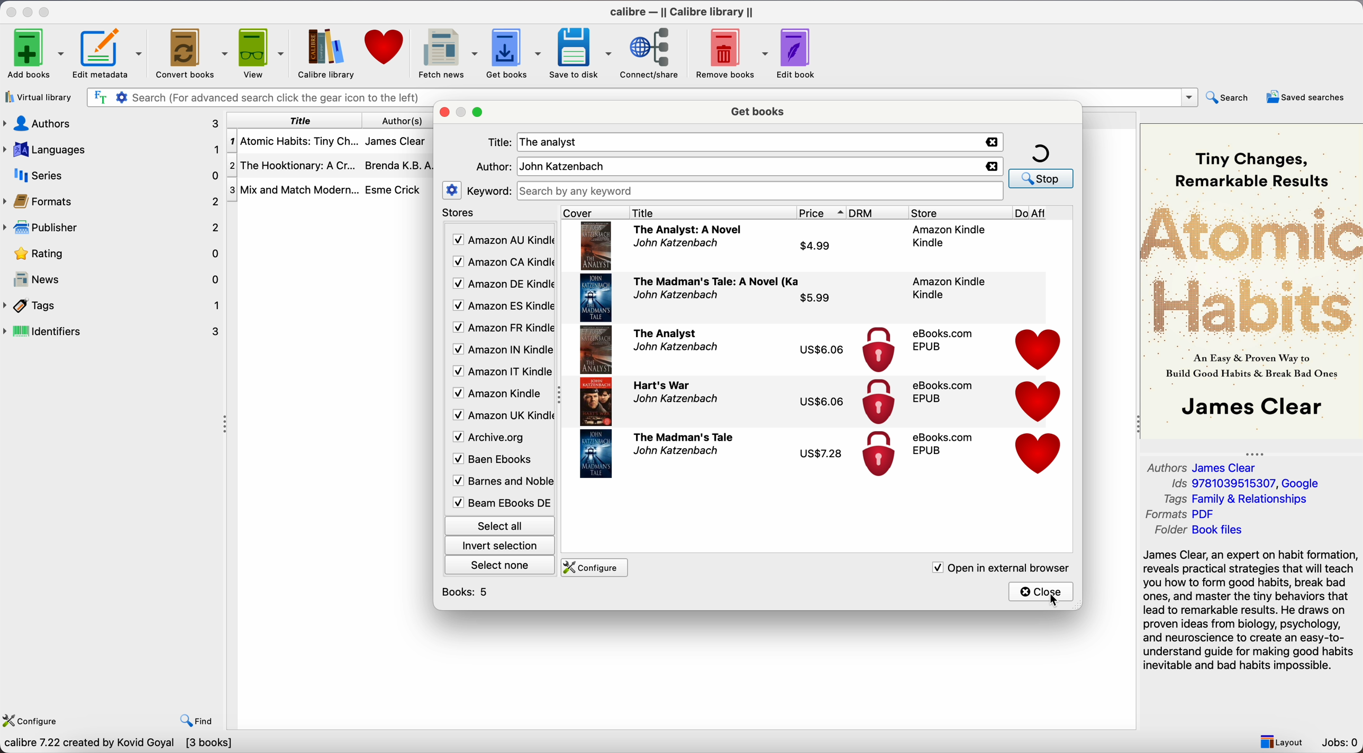  What do you see at coordinates (797, 52) in the screenshot?
I see `edit book` at bounding box center [797, 52].